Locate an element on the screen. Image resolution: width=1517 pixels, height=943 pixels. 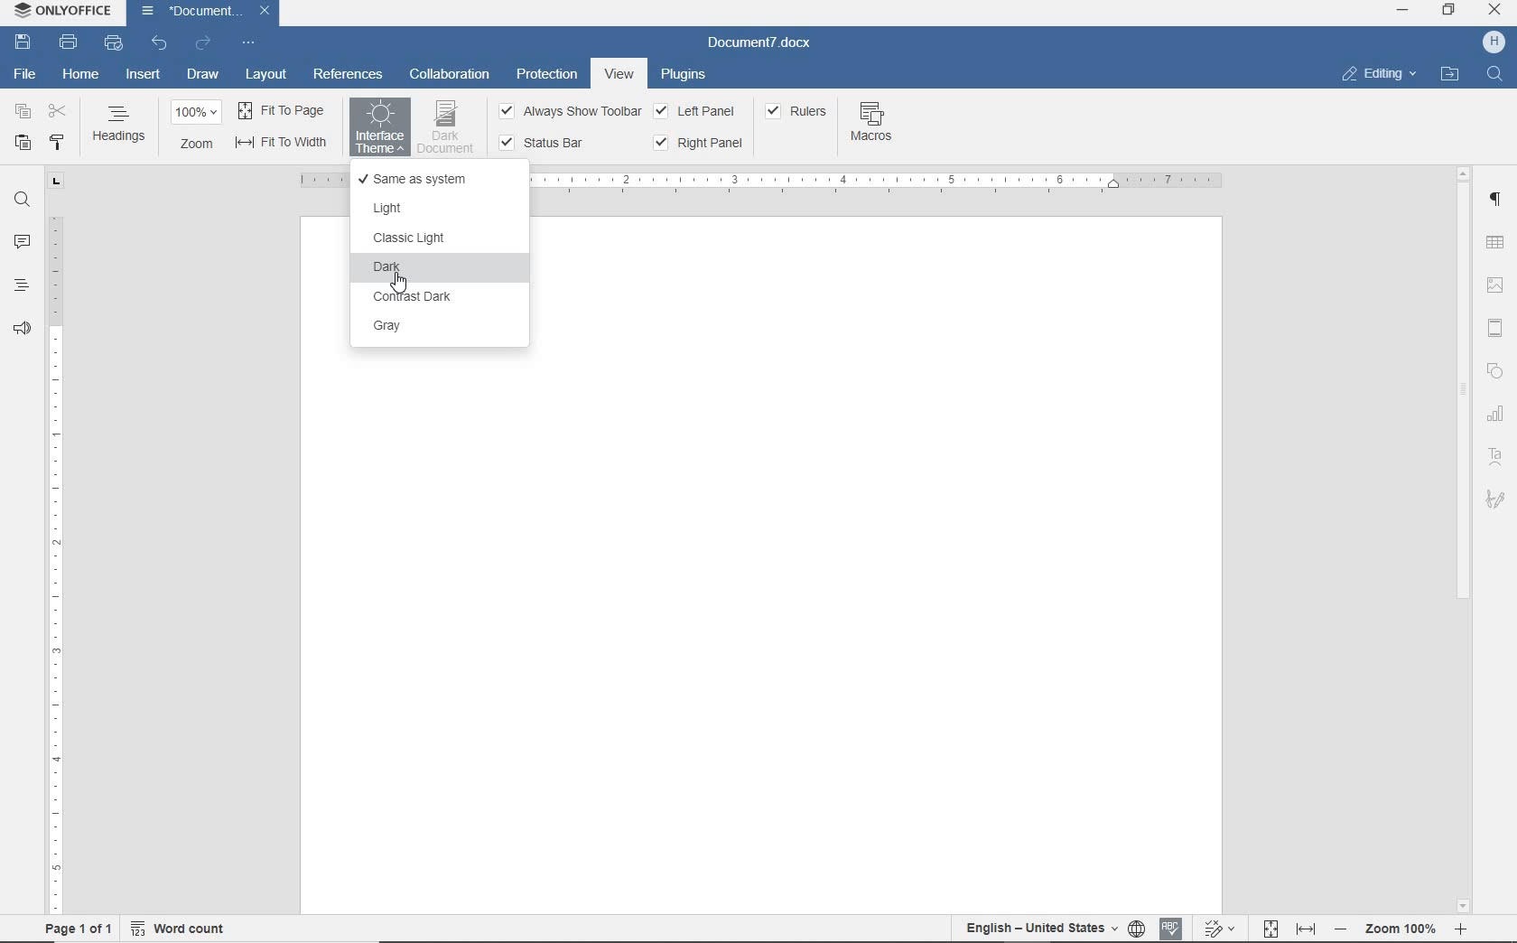
ZOOM is located at coordinates (196, 145).